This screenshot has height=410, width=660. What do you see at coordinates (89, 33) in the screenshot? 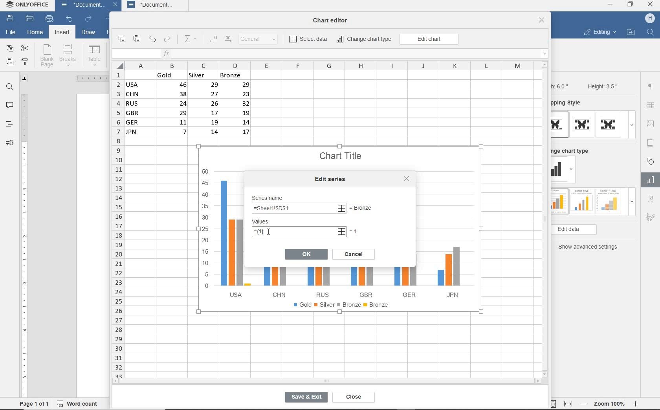
I see `draw` at bounding box center [89, 33].